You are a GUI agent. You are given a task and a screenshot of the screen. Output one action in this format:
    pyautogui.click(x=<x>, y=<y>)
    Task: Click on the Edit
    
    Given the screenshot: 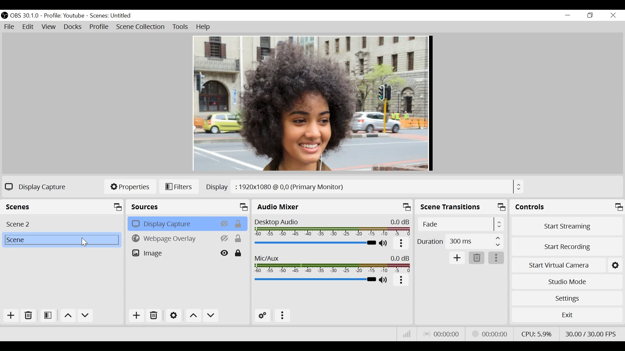 What is the action you would take?
    pyautogui.click(x=28, y=27)
    